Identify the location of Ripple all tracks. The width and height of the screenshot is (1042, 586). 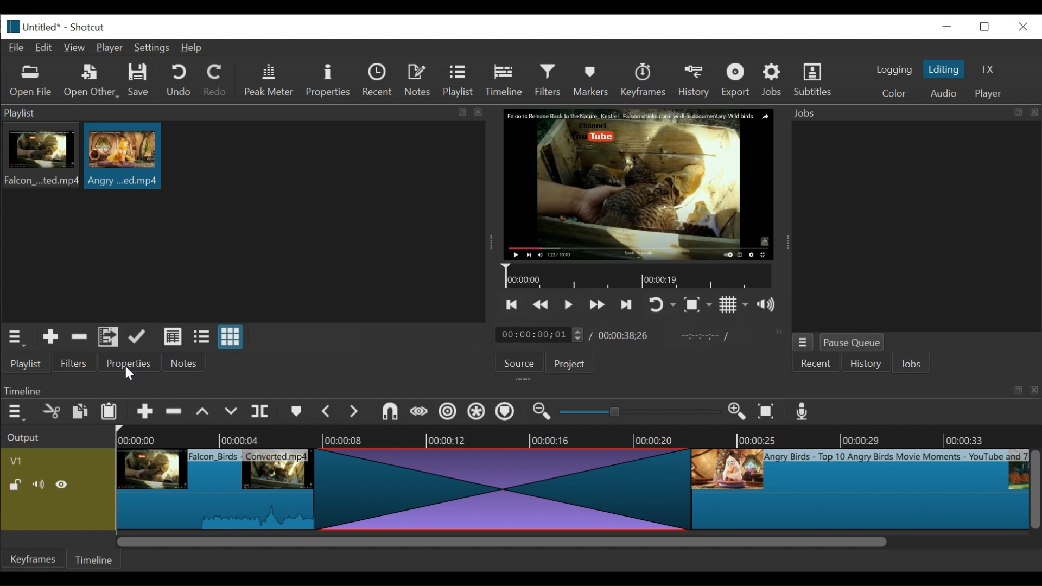
(476, 413).